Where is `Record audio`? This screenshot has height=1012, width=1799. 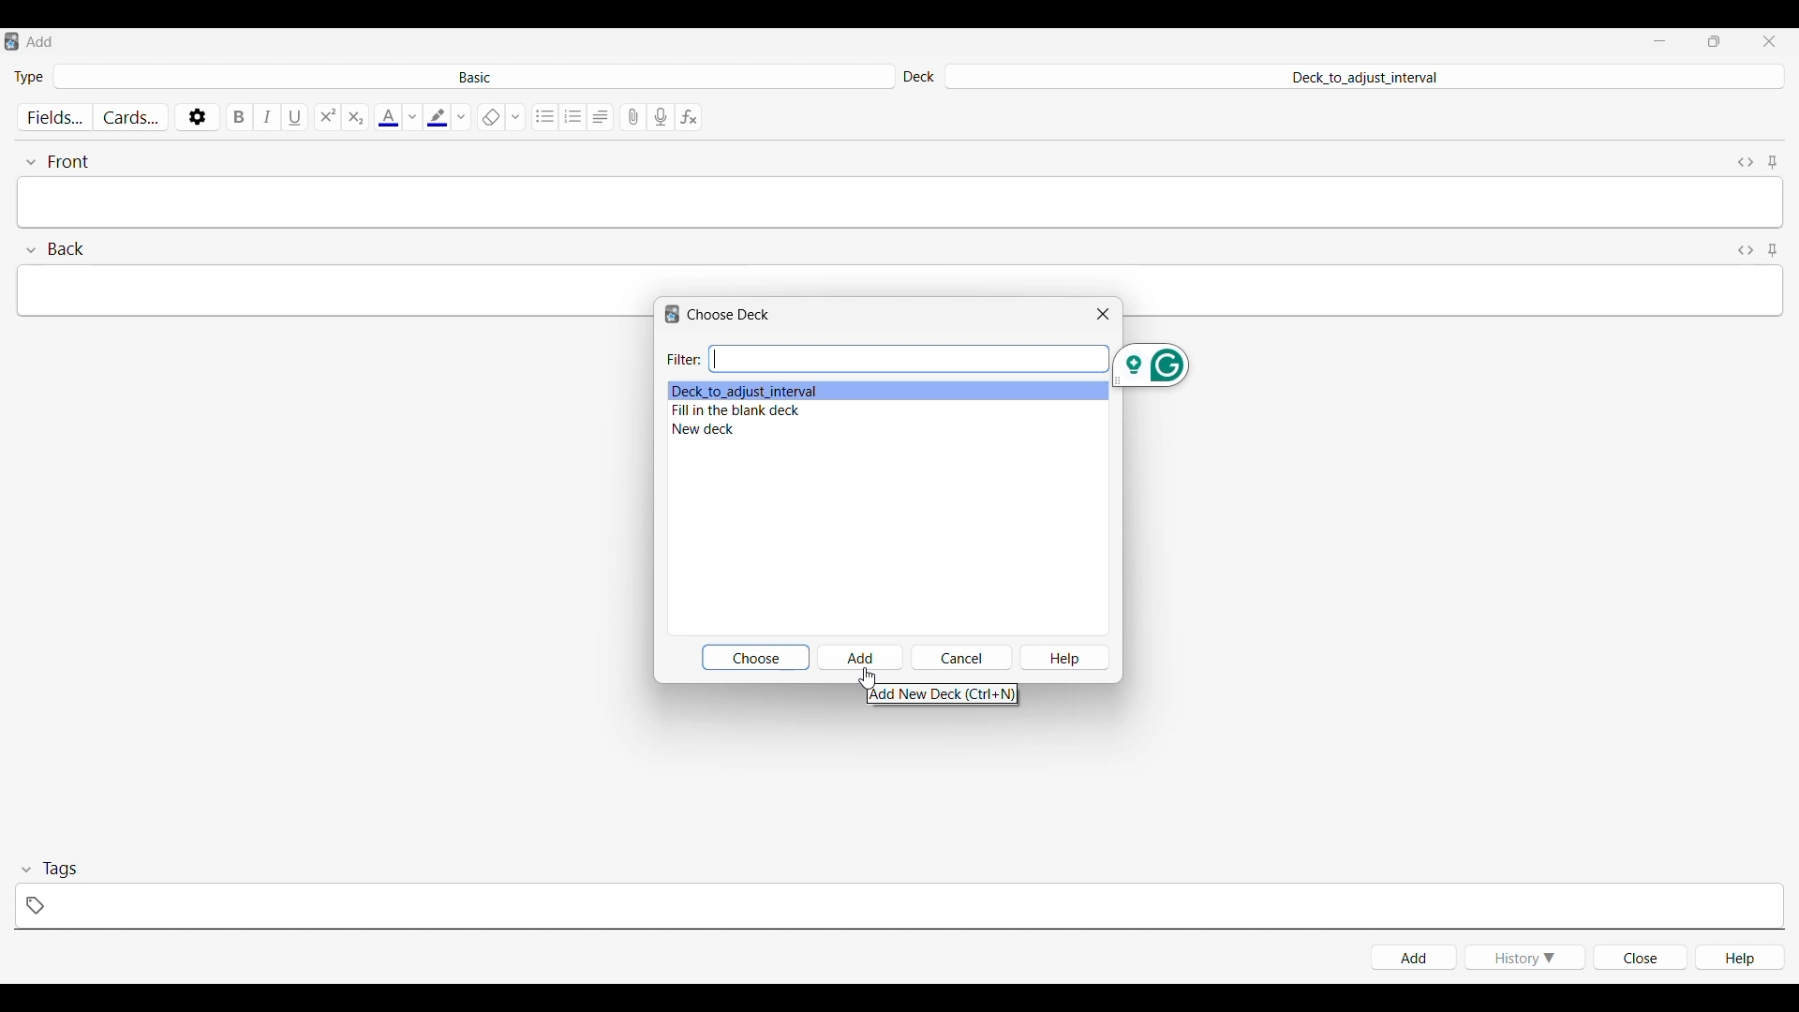
Record audio is located at coordinates (661, 117).